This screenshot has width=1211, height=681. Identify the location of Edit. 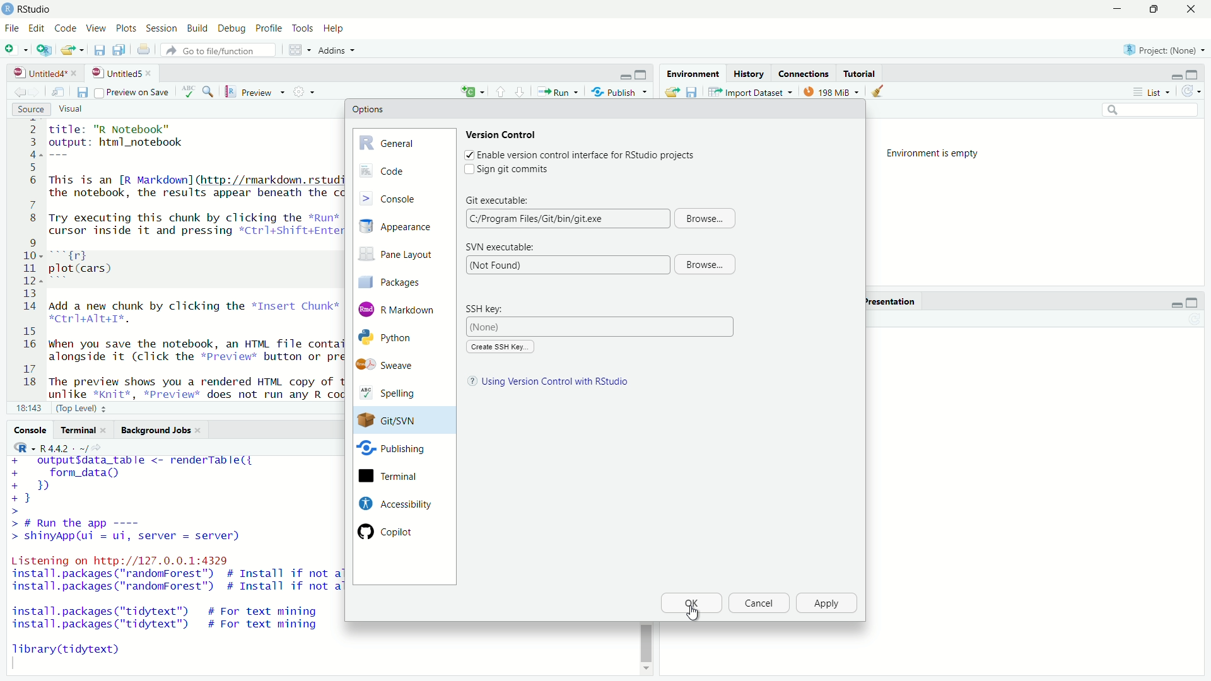
(37, 29).